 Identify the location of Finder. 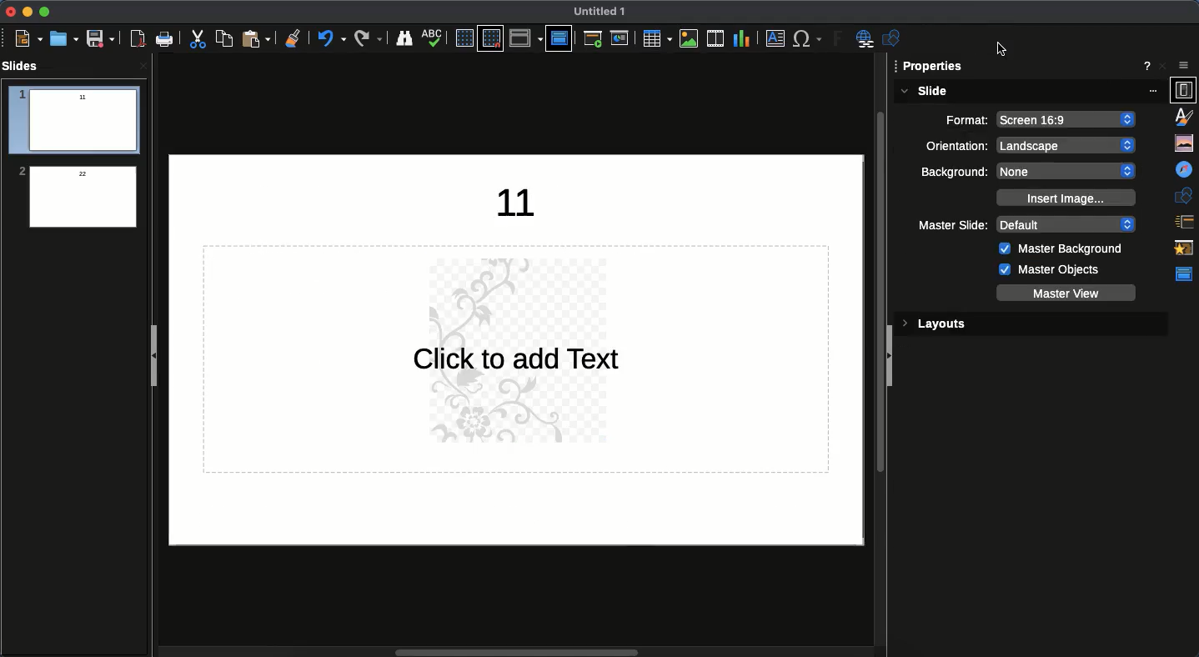
(404, 39).